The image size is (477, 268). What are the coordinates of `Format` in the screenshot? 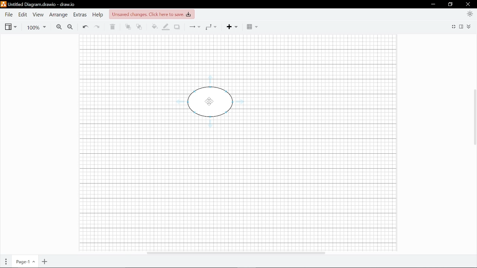 It's located at (462, 26).